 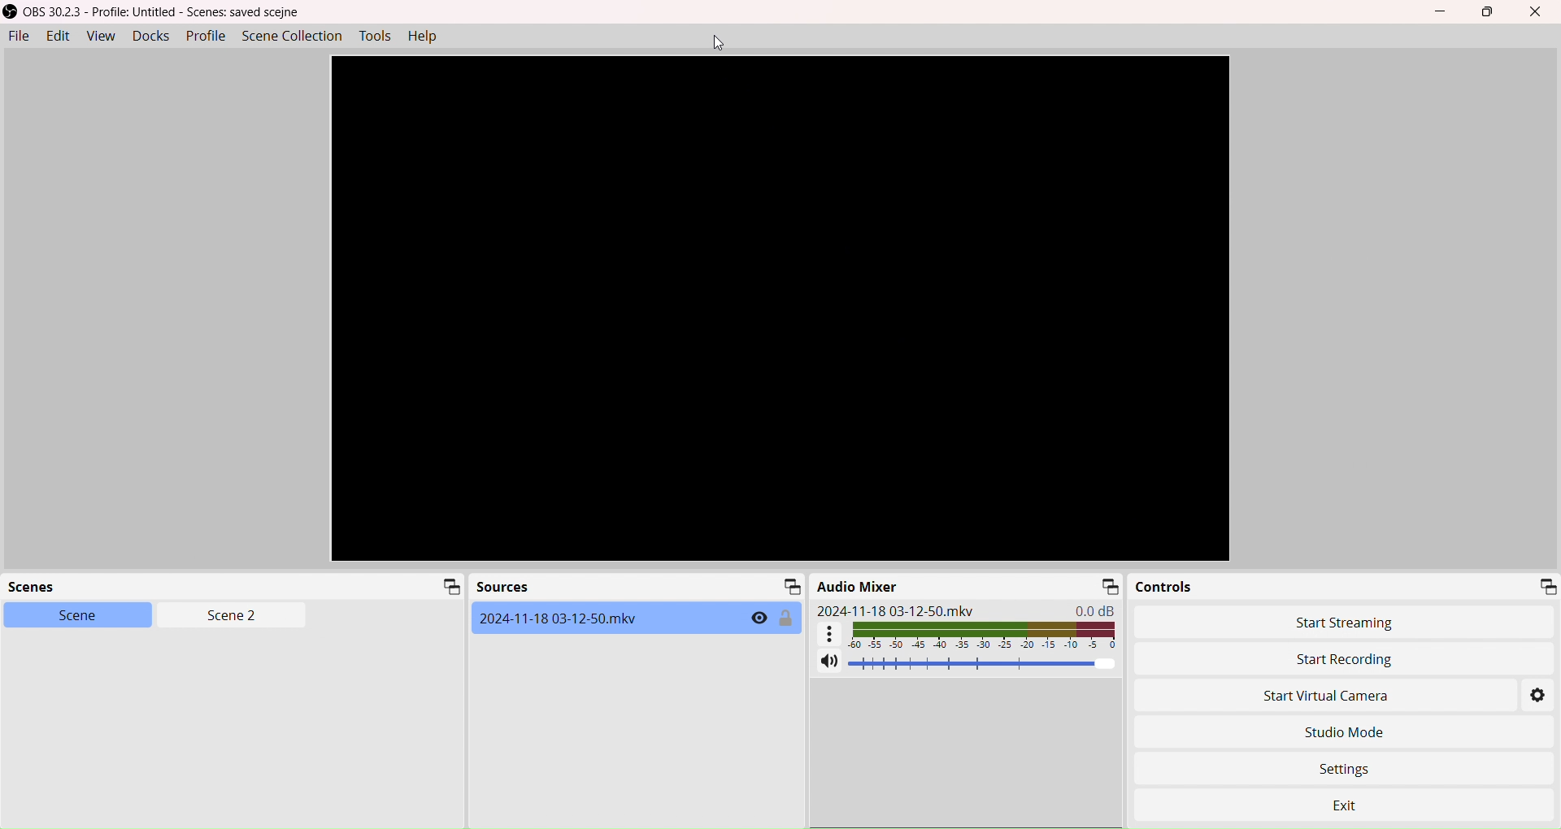 I want to click on Start Streaming, so click(x=1349, y=623).